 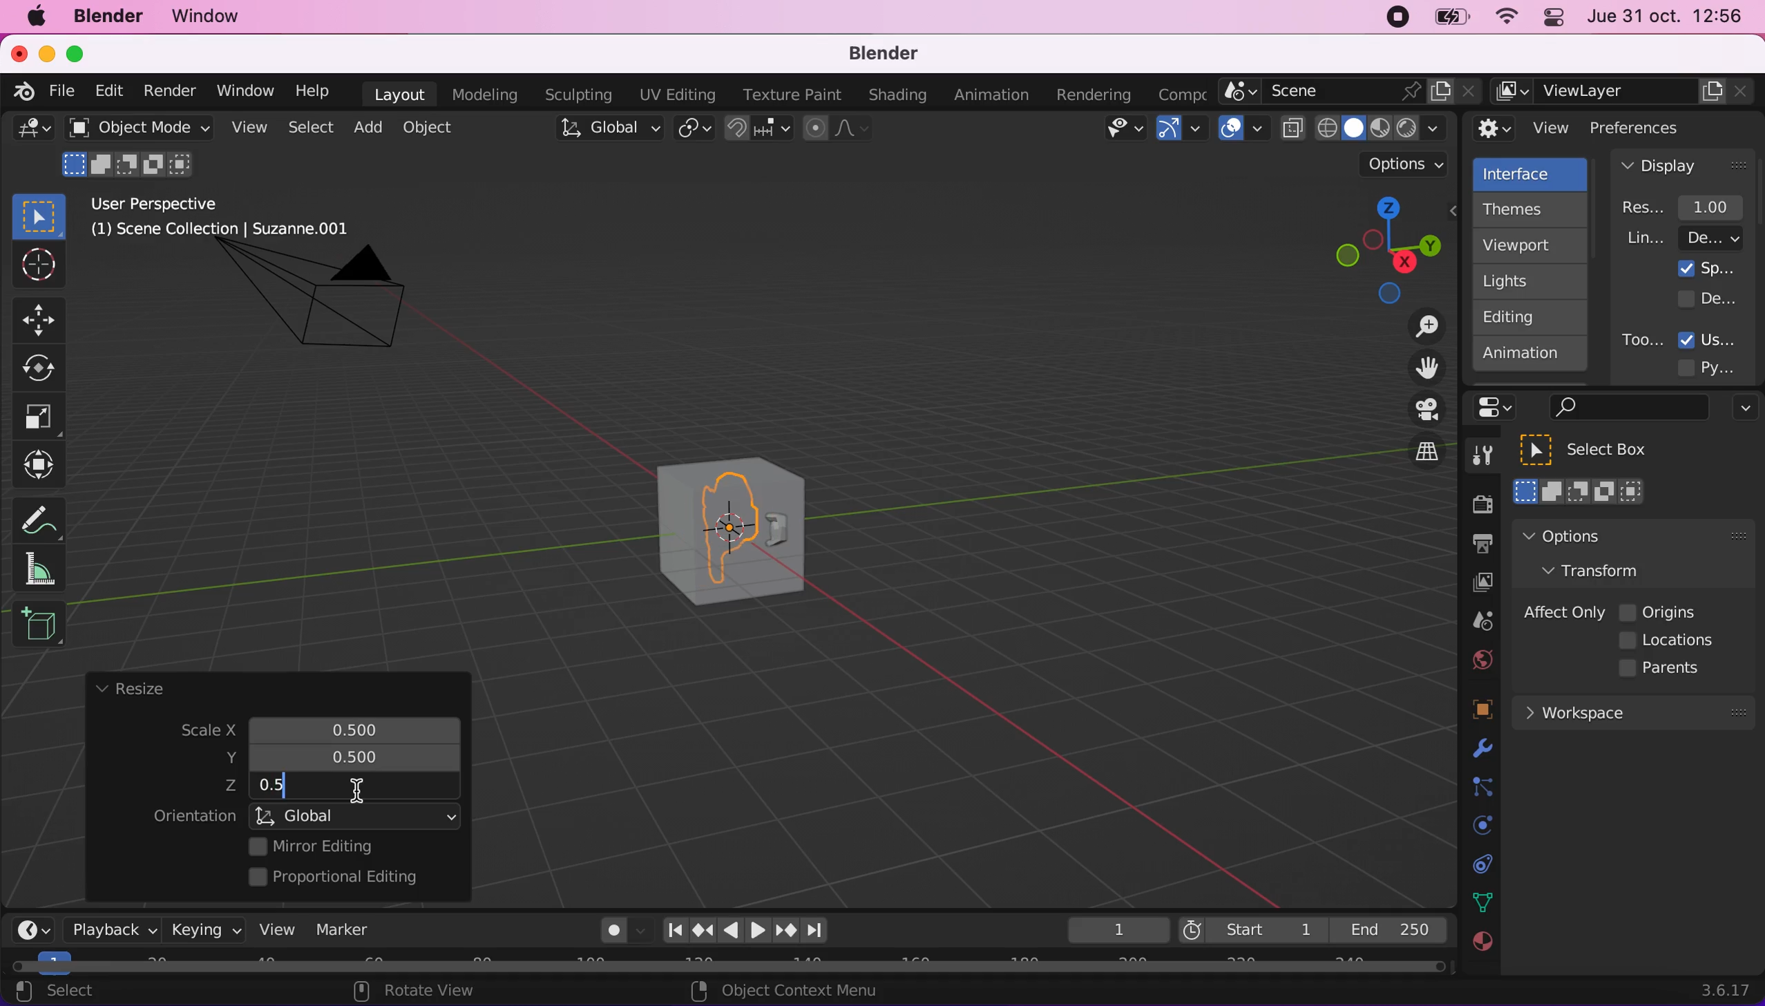 I want to click on measure, so click(x=48, y=568).